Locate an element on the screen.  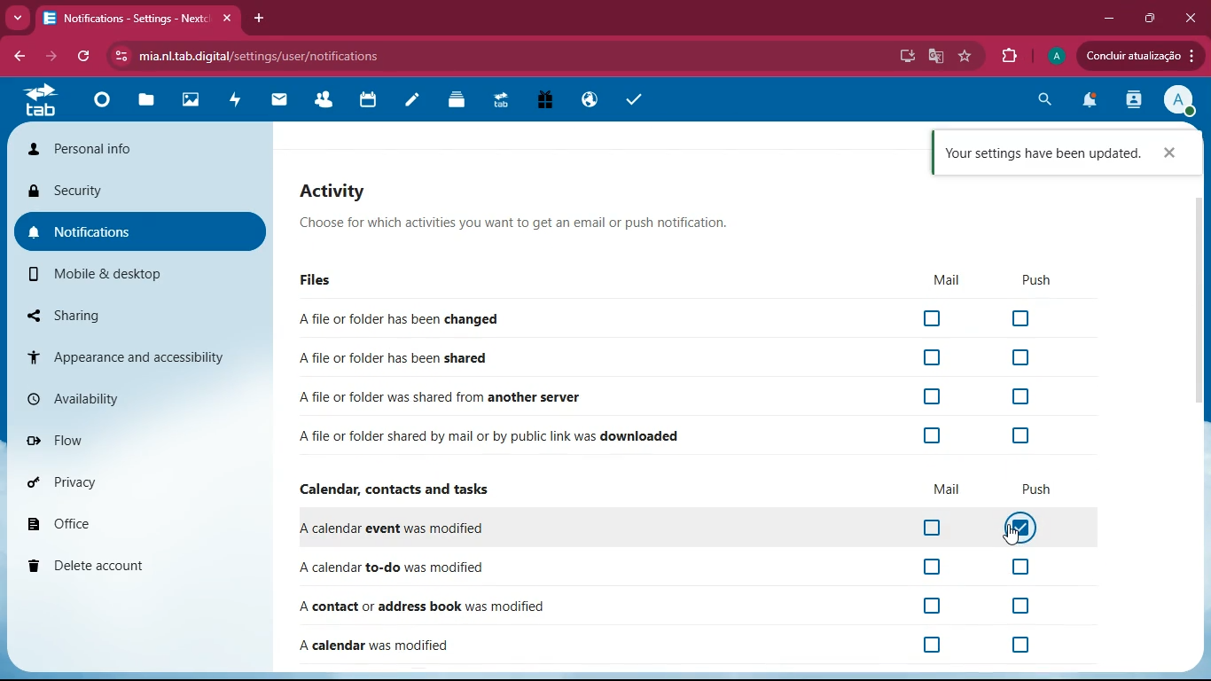
favourite is located at coordinates (966, 56).